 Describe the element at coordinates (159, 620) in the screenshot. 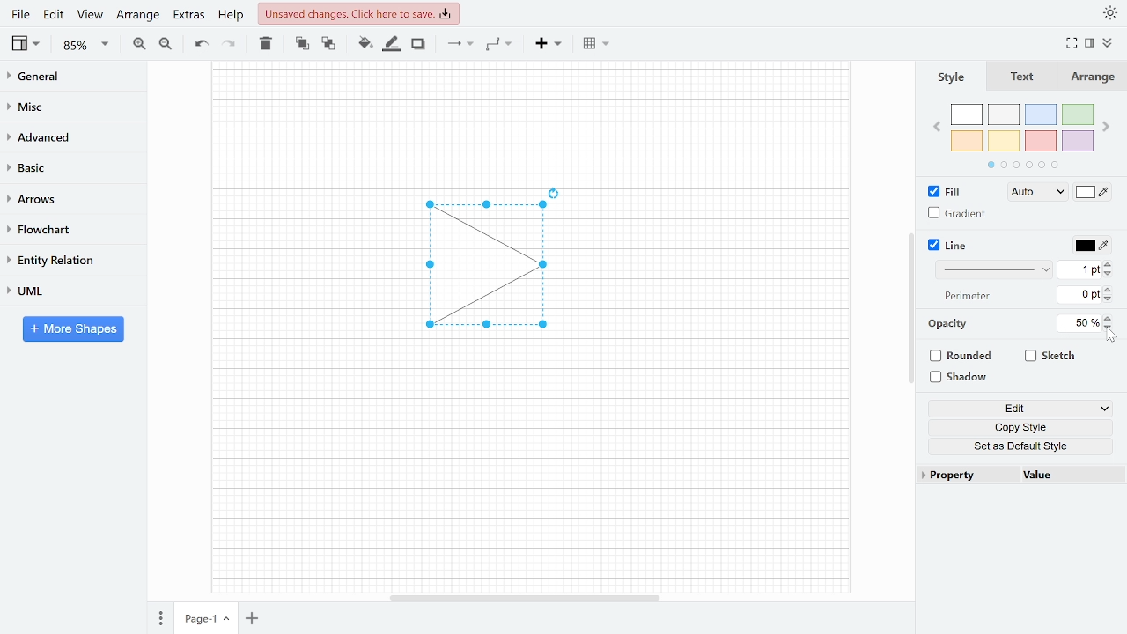

I see `Pages` at that location.